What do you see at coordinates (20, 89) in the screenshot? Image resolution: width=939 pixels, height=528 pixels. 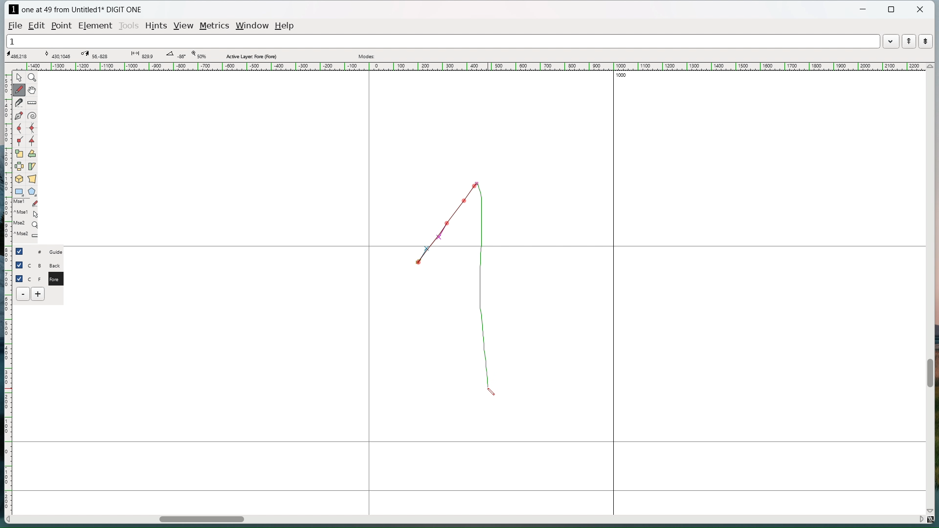 I see `draw freehand curve ` at bounding box center [20, 89].